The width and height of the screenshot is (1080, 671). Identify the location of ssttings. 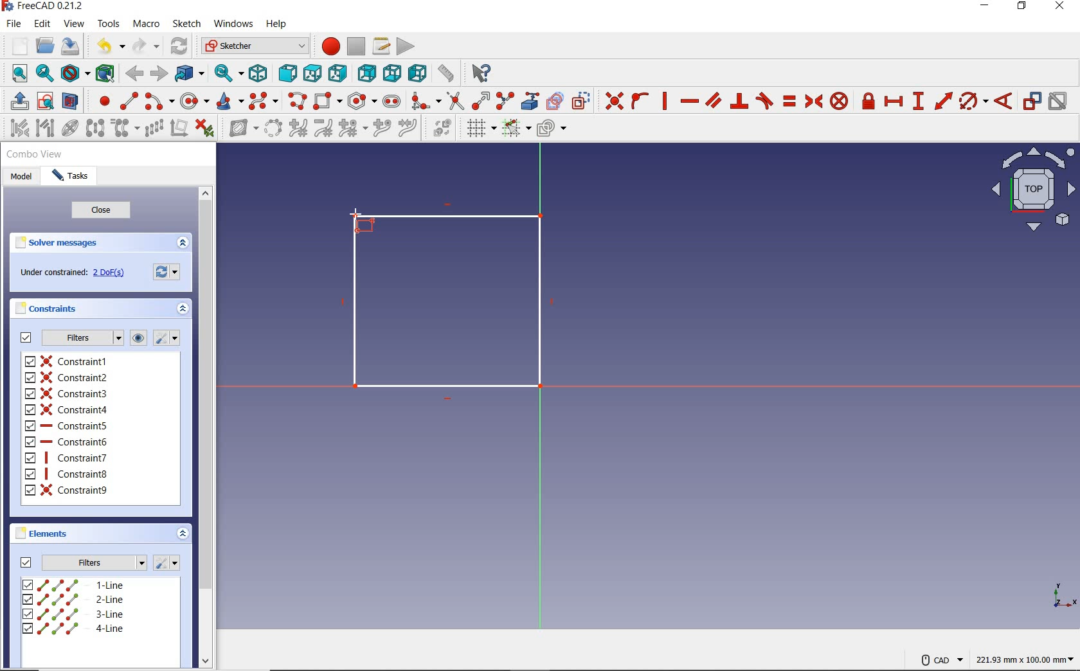
(168, 339).